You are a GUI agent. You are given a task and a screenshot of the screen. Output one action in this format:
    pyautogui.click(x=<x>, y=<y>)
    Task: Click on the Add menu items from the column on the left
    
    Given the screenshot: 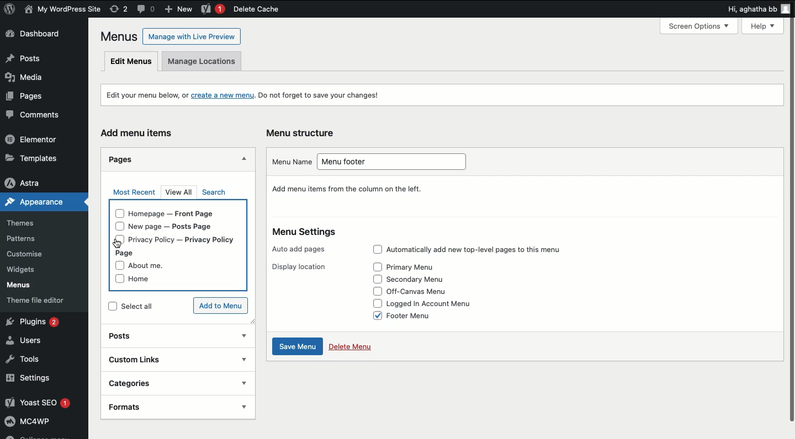 What is the action you would take?
    pyautogui.click(x=348, y=190)
    